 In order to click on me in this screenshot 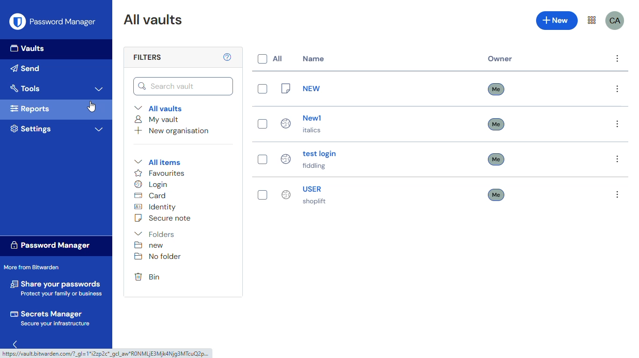, I will do `click(496, 124)`.